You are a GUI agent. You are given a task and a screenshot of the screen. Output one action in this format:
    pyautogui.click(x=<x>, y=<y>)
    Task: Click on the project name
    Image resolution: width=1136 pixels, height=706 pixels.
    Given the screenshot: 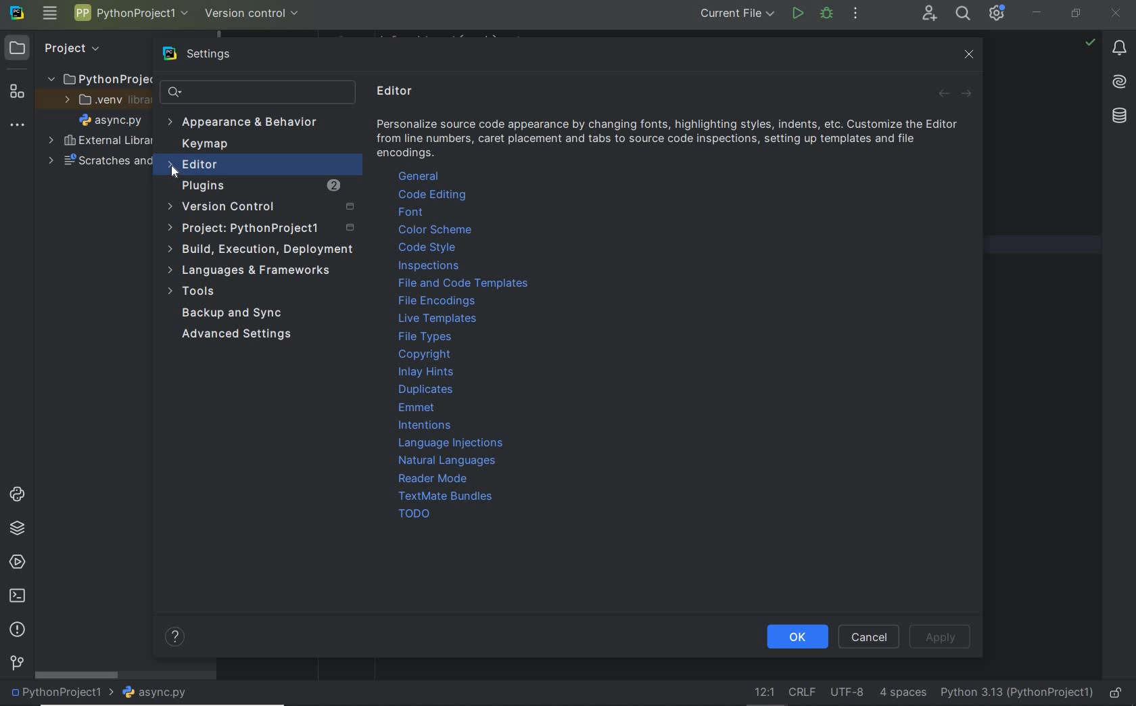 What is the action you would take?
    pyautogui.click(x=62, y=693)
    